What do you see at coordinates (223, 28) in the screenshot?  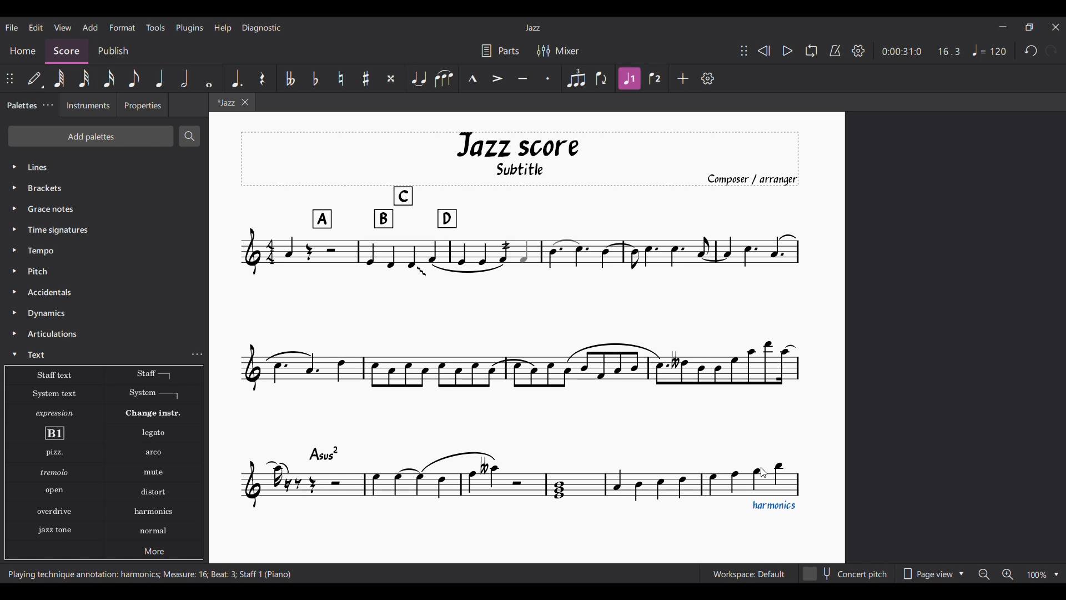 I see `Help menu` at bounding box center [223, 28].